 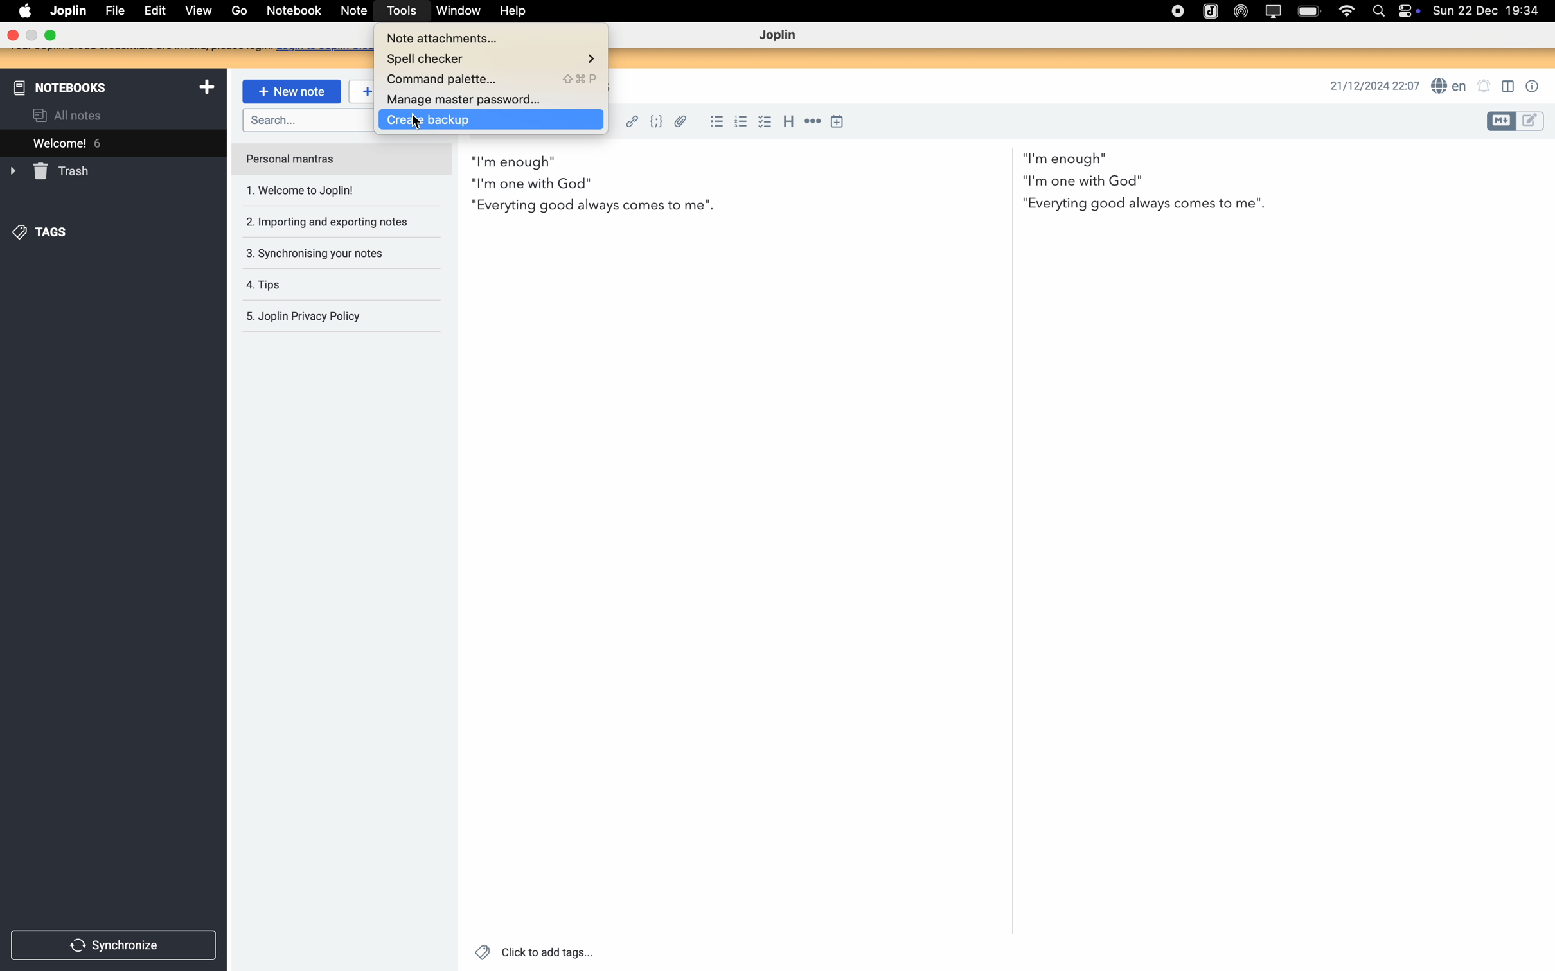 I want to click on insert time, so click(x=839, y=121).